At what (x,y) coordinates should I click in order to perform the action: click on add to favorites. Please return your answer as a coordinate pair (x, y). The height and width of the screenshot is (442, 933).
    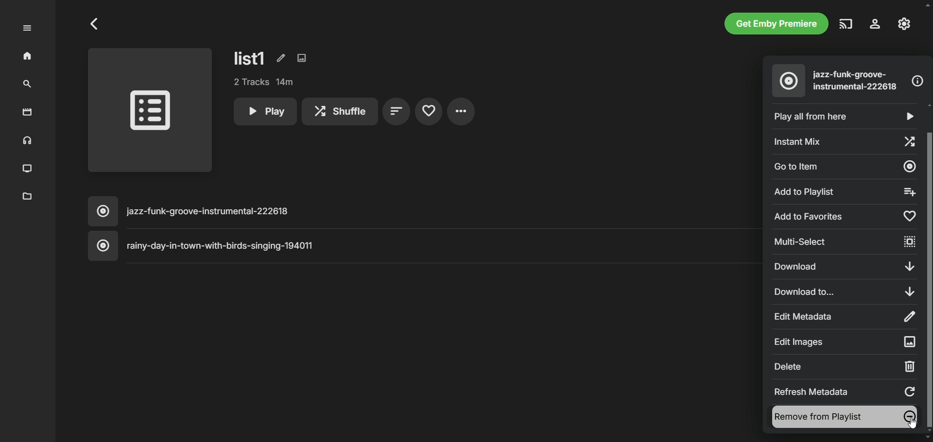
    Looking at the image, I should click on (844, 217).